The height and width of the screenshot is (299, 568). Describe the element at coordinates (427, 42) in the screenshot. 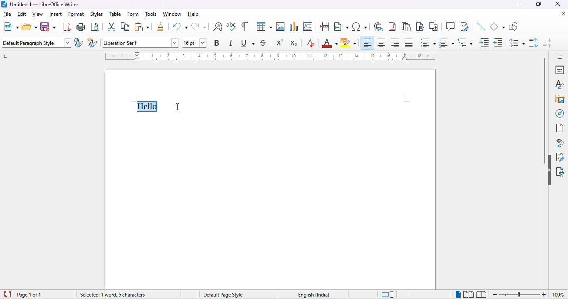

I see `toggle unordered list` at that location.